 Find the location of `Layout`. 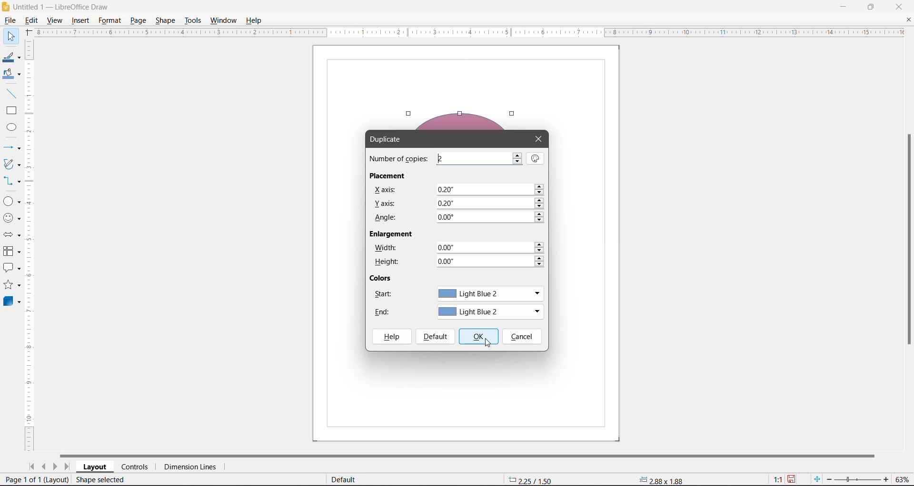

Layout is located at coordinates (95, 467).